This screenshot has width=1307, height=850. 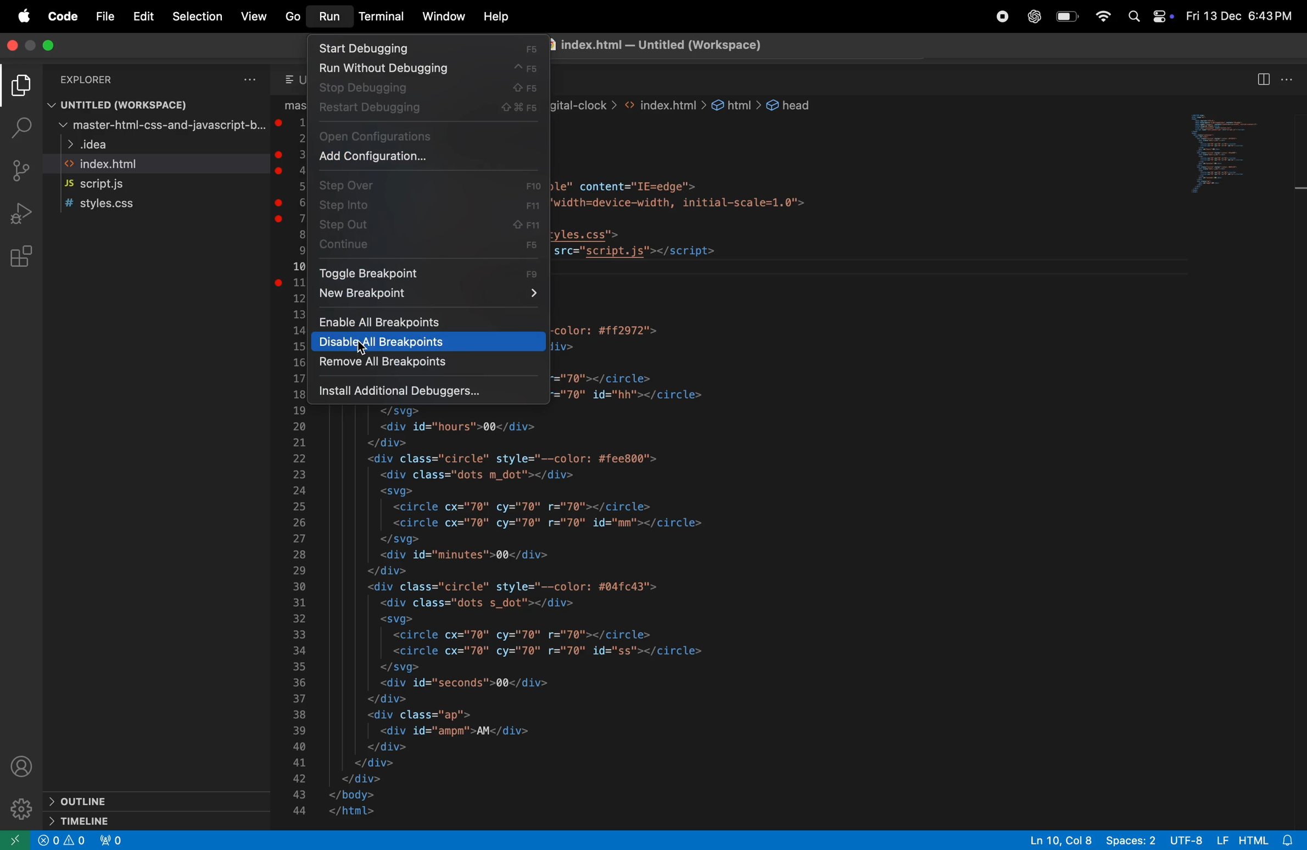 I want to click on Selection, so click(x=199, y=16).